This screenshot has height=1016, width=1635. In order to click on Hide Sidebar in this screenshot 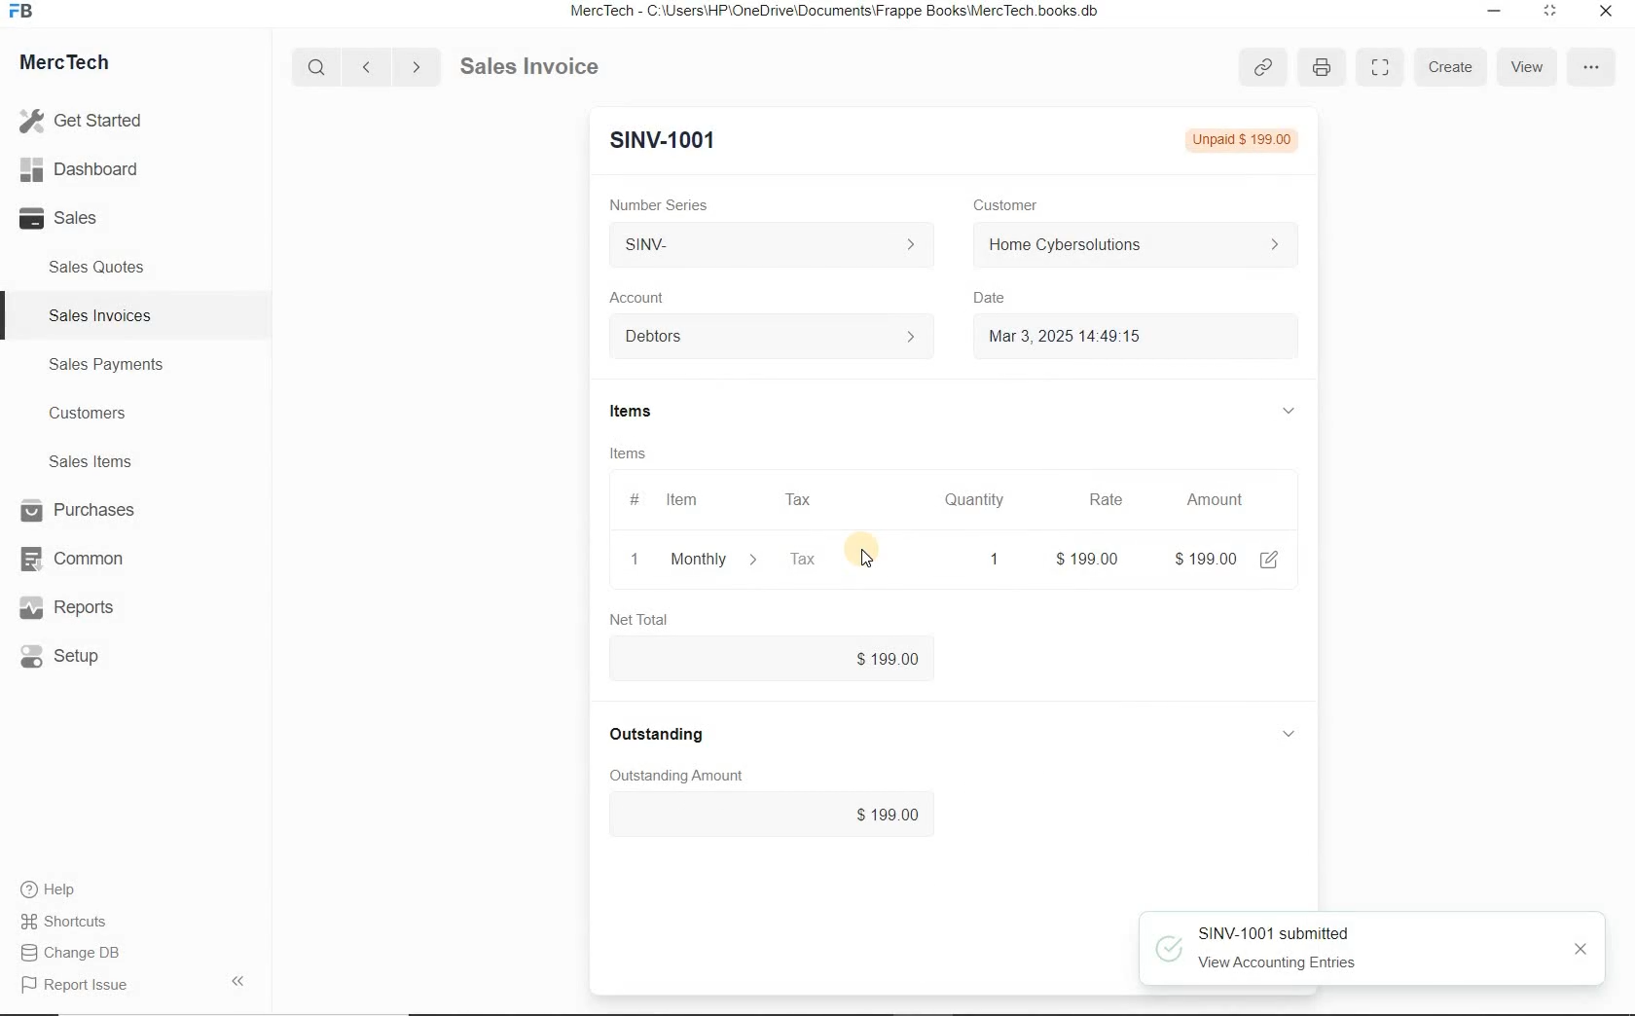, I will do `click(236, 980)`.